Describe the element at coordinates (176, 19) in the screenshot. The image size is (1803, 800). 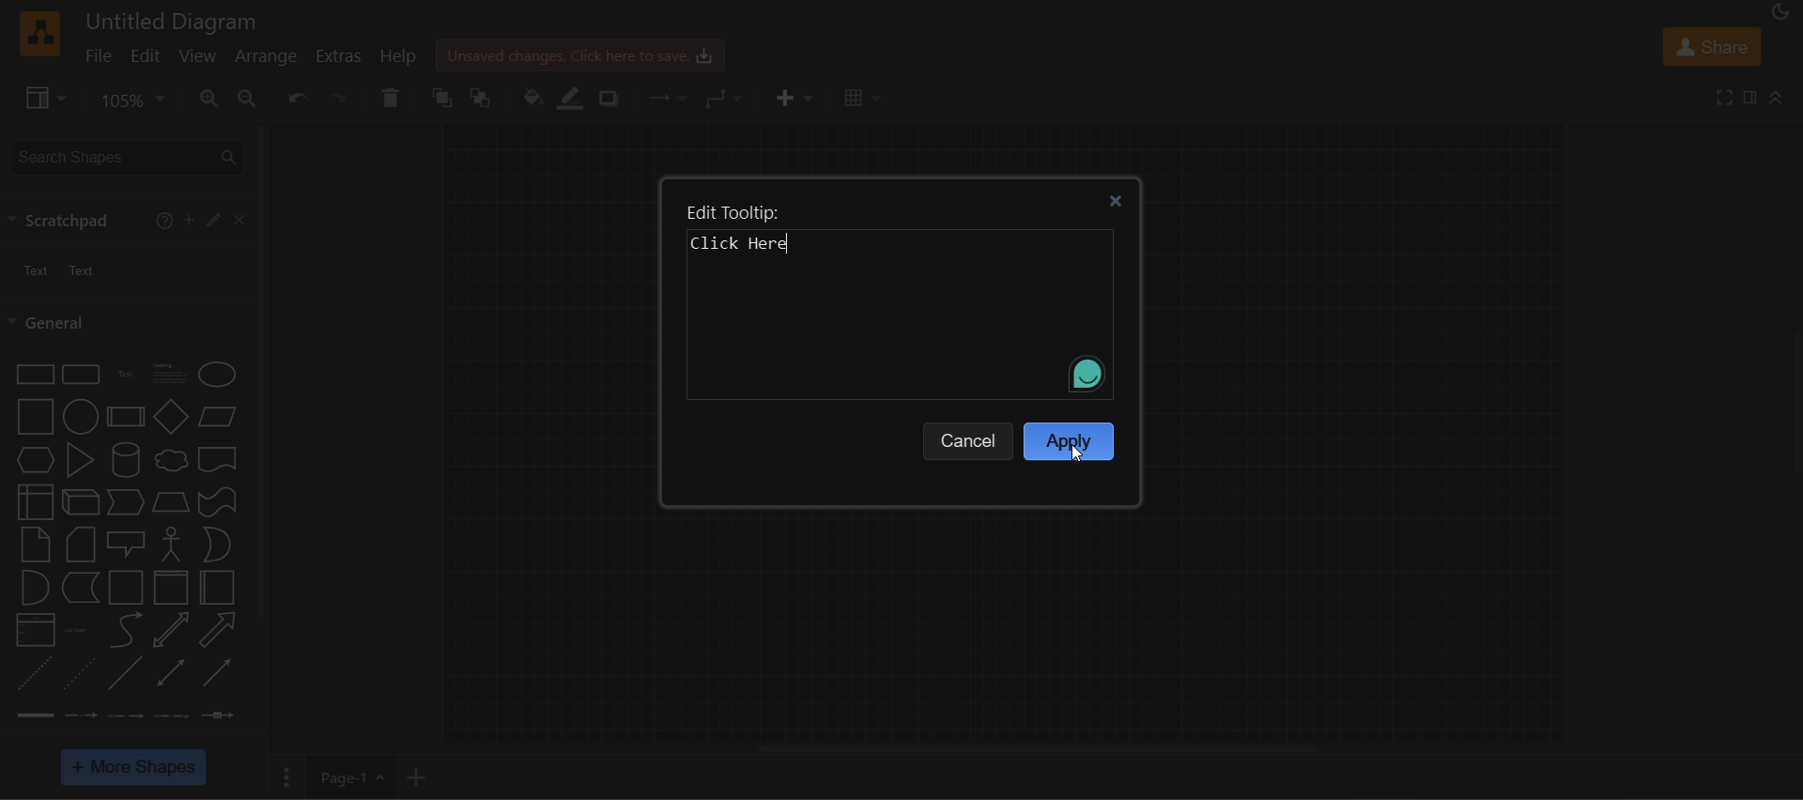
I see `untitled diagram` at that location.